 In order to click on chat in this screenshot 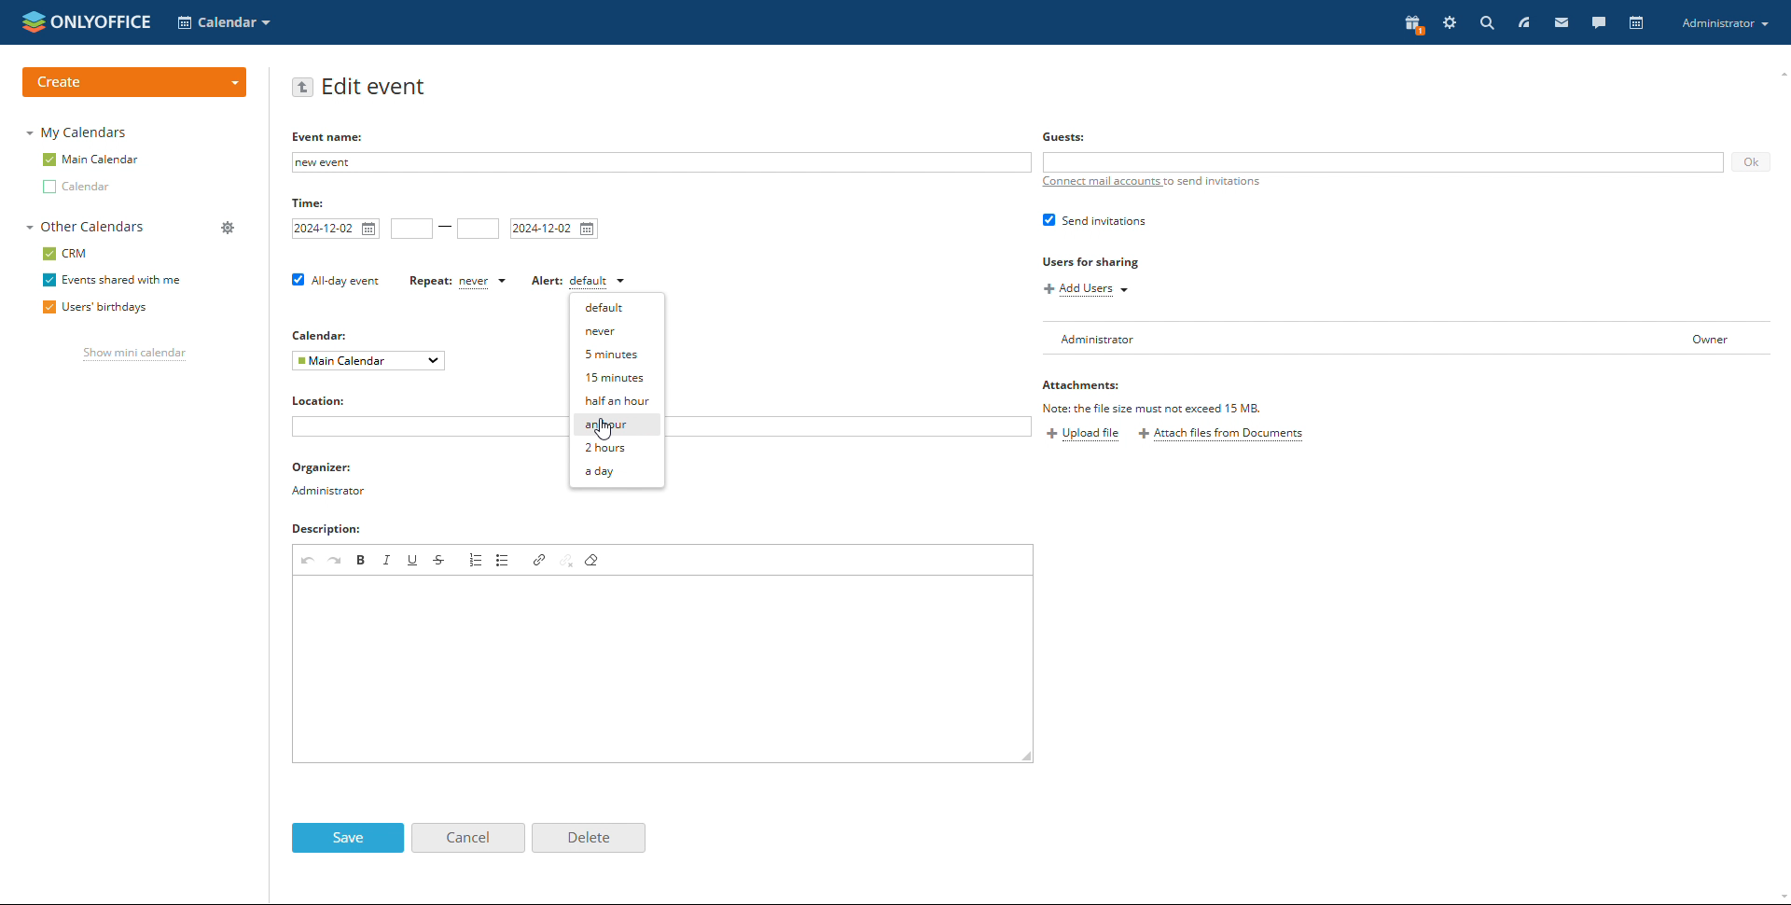, I will do `click(1599, 22)`.